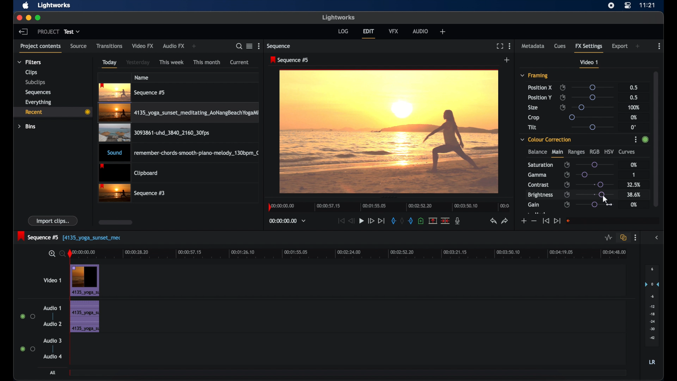  Describe the element at coordinates (595, 184) in the screenshot. I see `slider` at that location.